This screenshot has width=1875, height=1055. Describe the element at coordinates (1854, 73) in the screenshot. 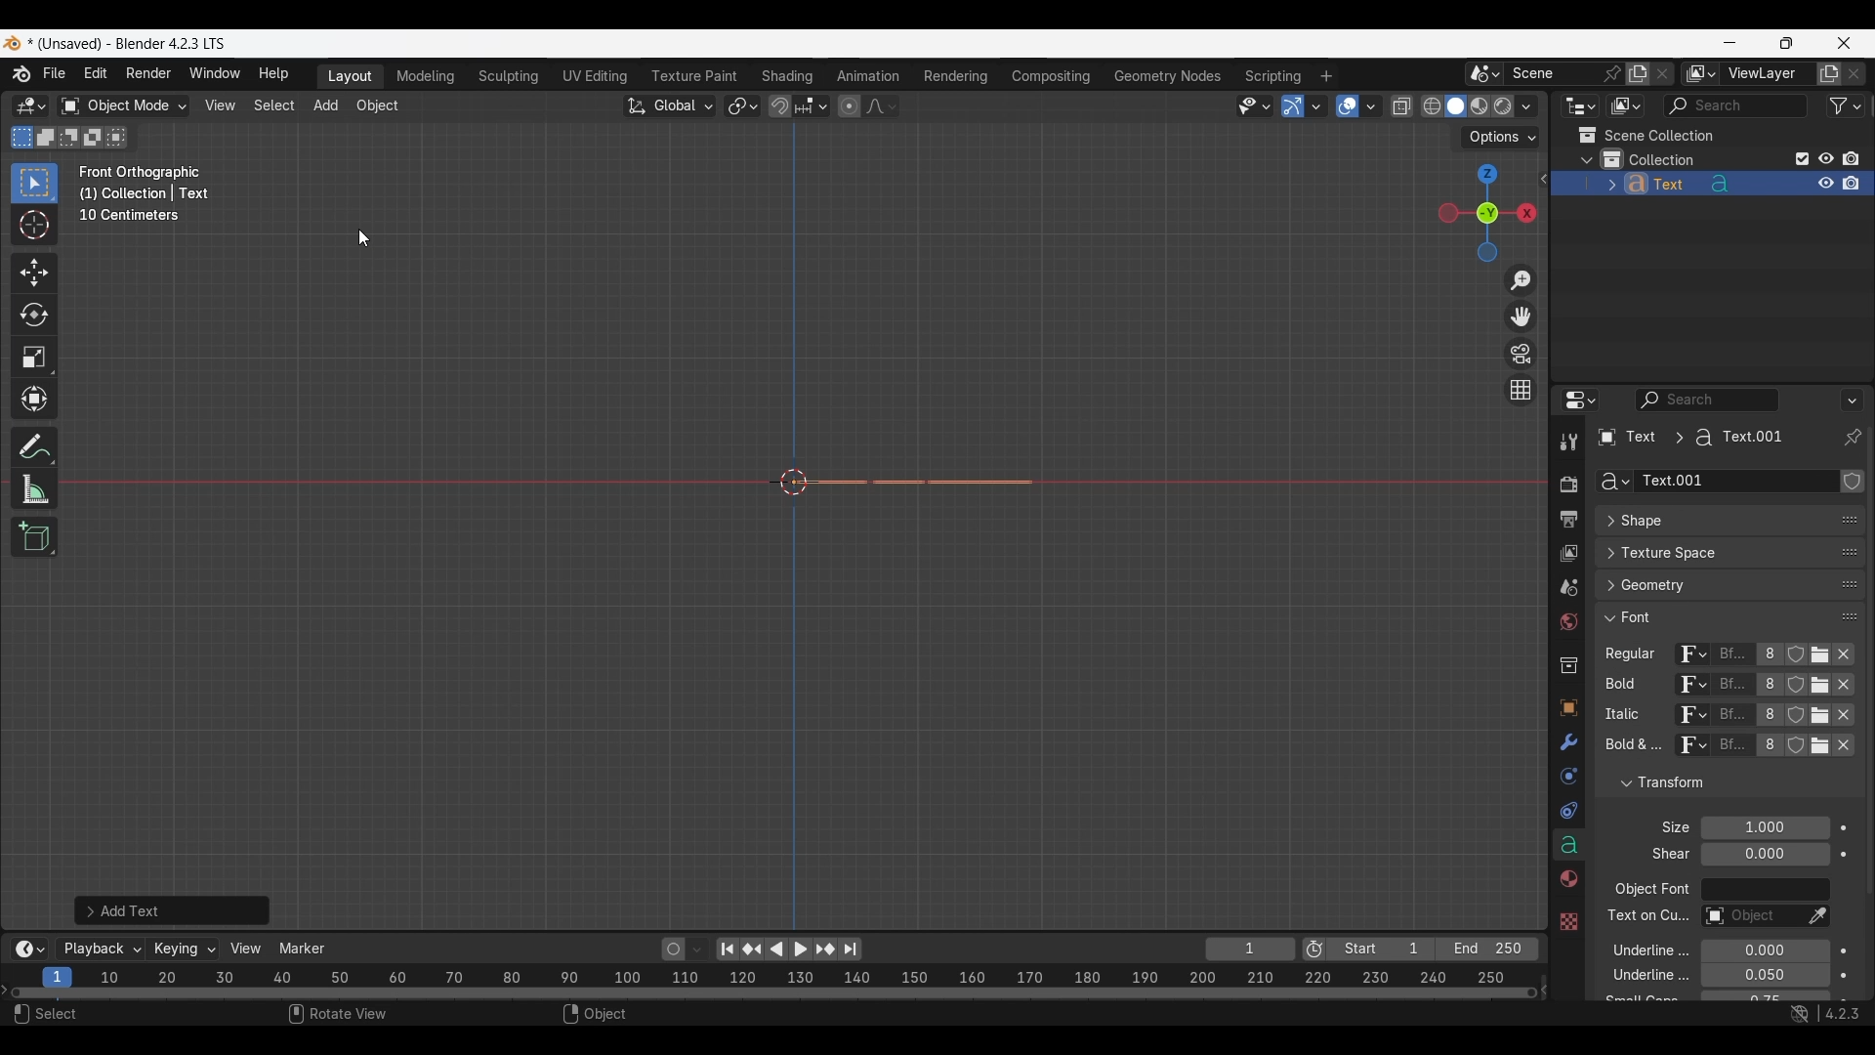

I see `Remove view layer` at that location.